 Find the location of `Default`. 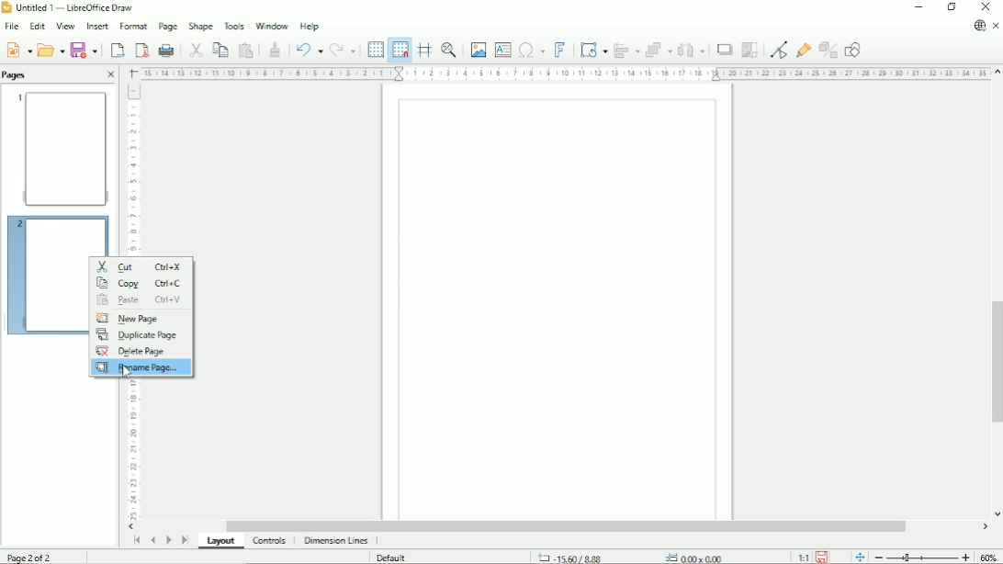

Default is located at coordinates (393, 558).